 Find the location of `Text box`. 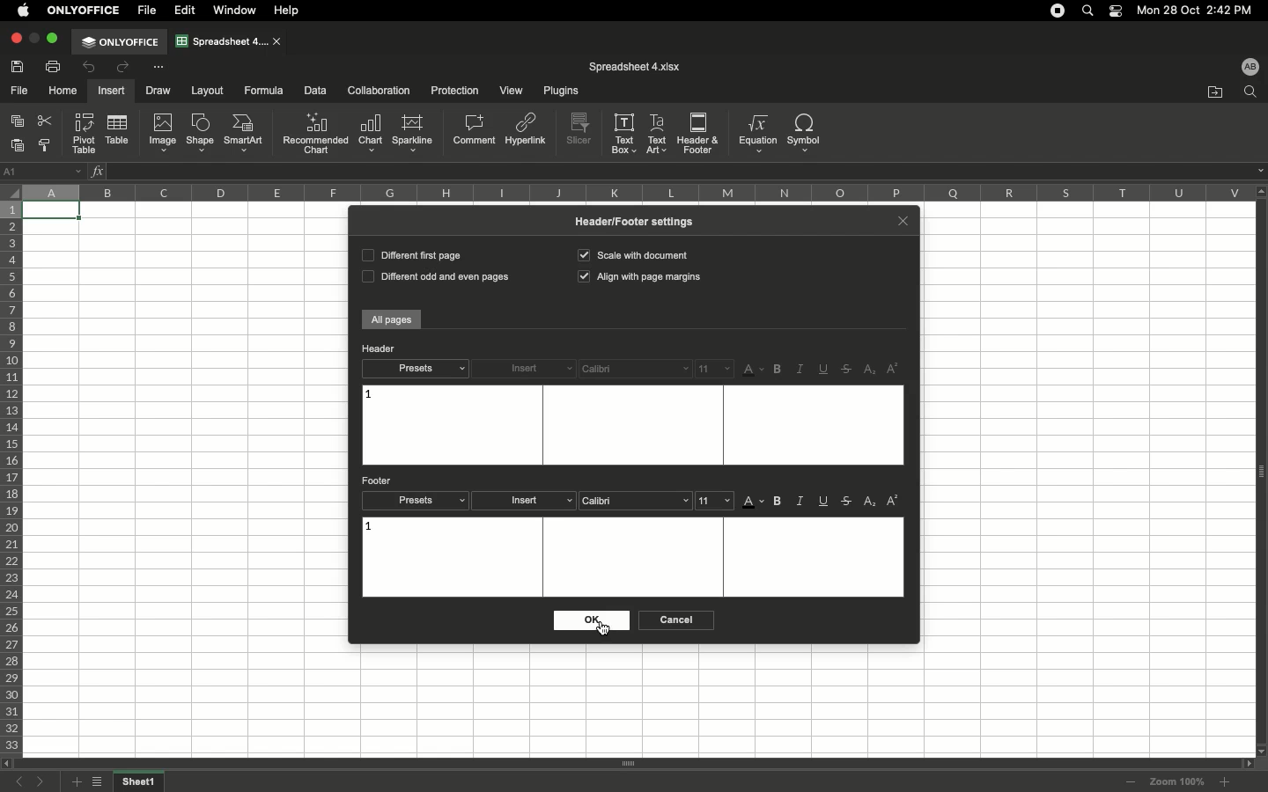

Text box is located at coordinates (624, 133).